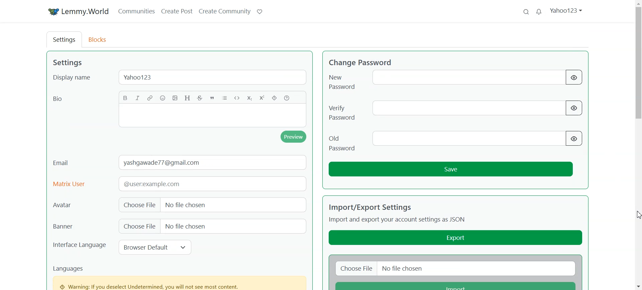  What do you see at coordinates (259, 11) in the screenshot?
I see `Support Limmy` at bounding box center [259, 11].